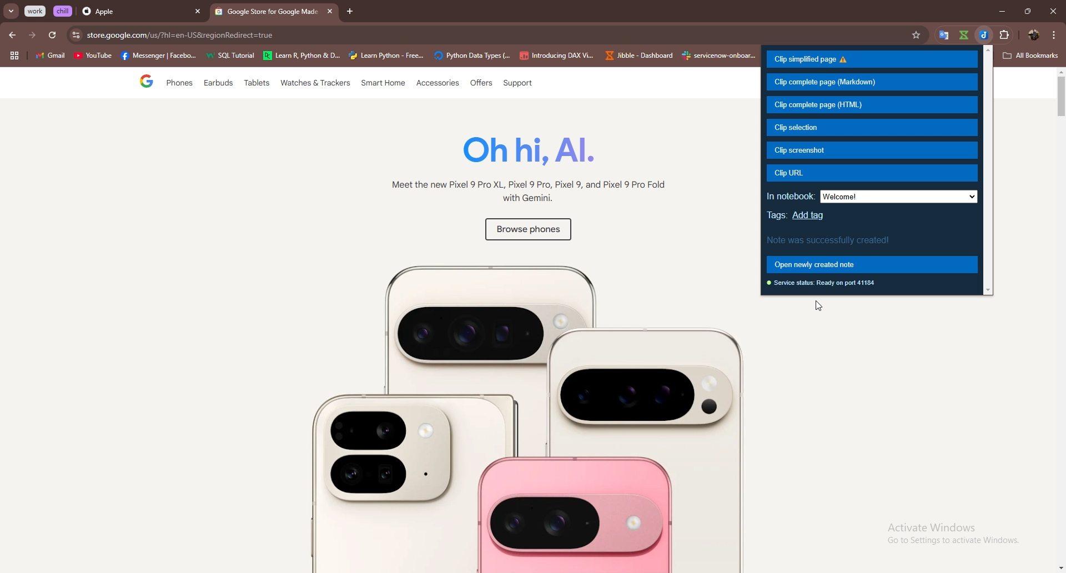 Image resolution: width=1066 pixels, height=573 pixels. What do you see at coordinates (1027, 11) in the screenshot?
I see `resize` at bounding box center [1027, 11].